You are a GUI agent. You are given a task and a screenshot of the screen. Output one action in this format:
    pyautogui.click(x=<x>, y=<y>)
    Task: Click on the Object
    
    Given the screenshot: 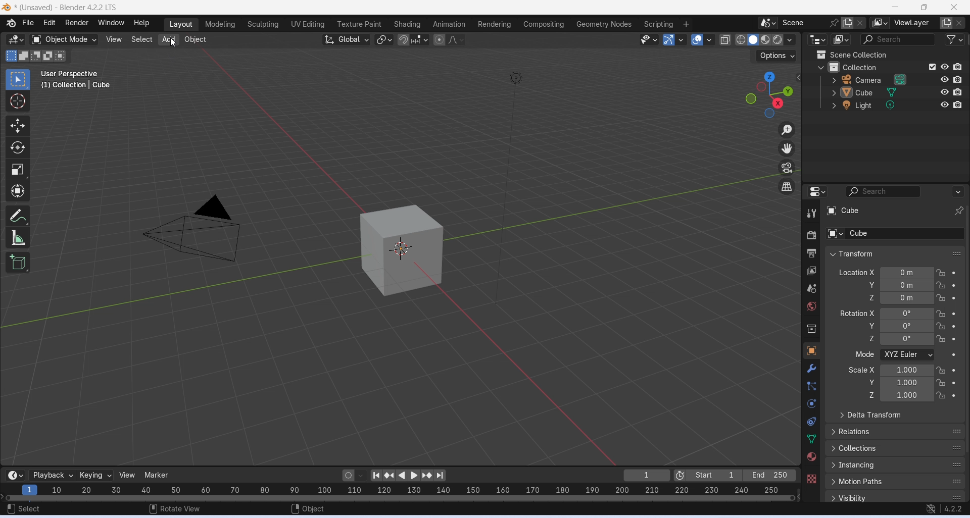 What is the action you would take?
    pyautogui.click(x=195, y=40)
    